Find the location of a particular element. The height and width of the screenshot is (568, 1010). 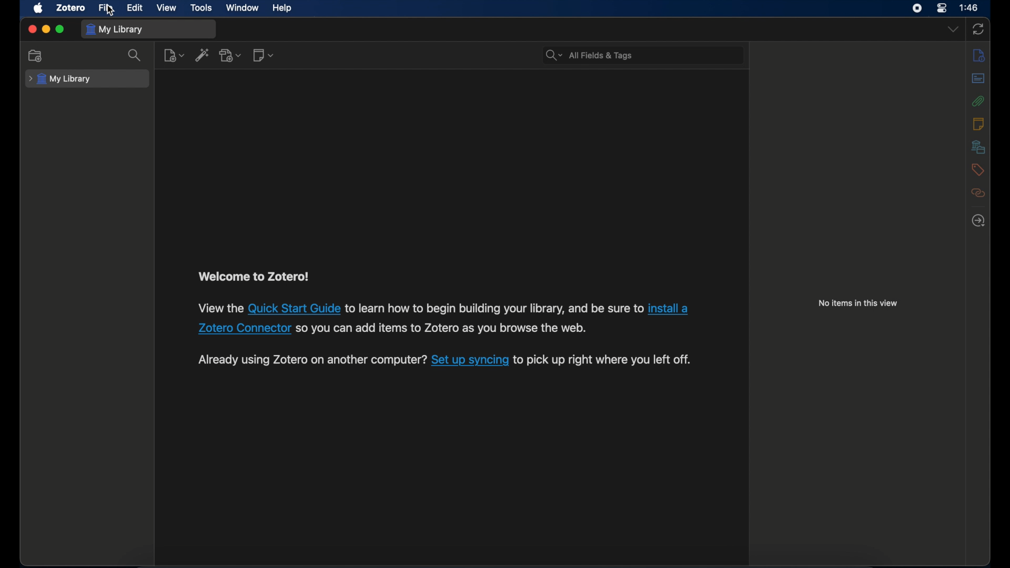

View the is located at coordinates (217, 308).